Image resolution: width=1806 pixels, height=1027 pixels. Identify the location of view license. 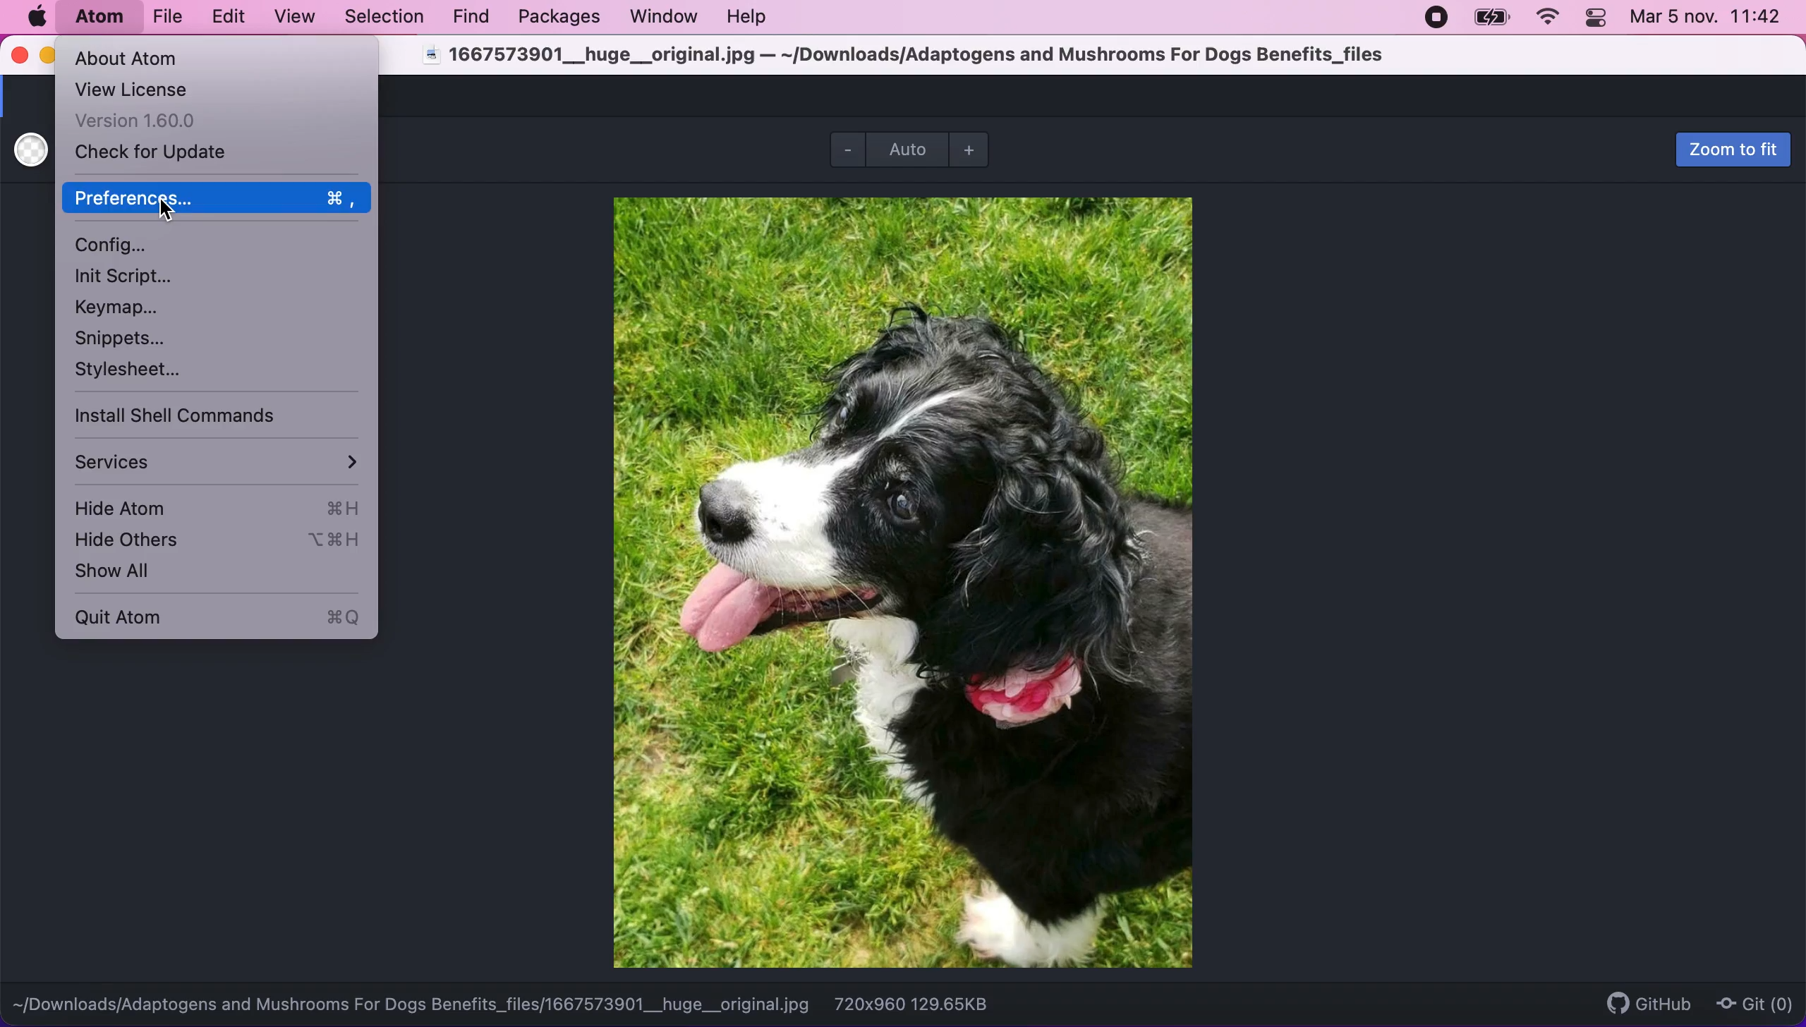
(171, 90).